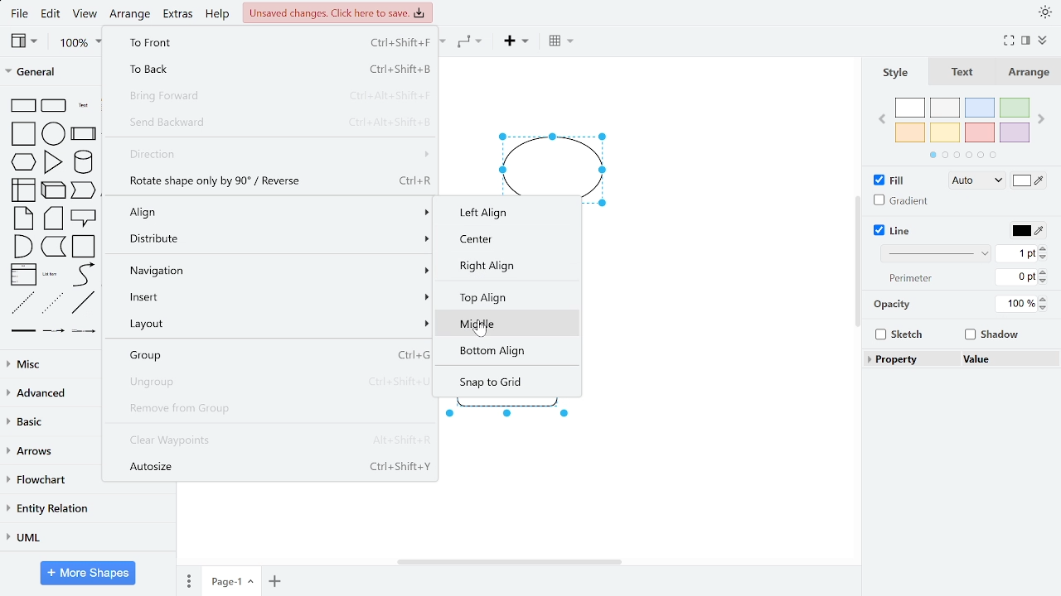  What do you see at coordinates (53, 248) in the screenshot?
I see `step` at bounding box center [53, 248].